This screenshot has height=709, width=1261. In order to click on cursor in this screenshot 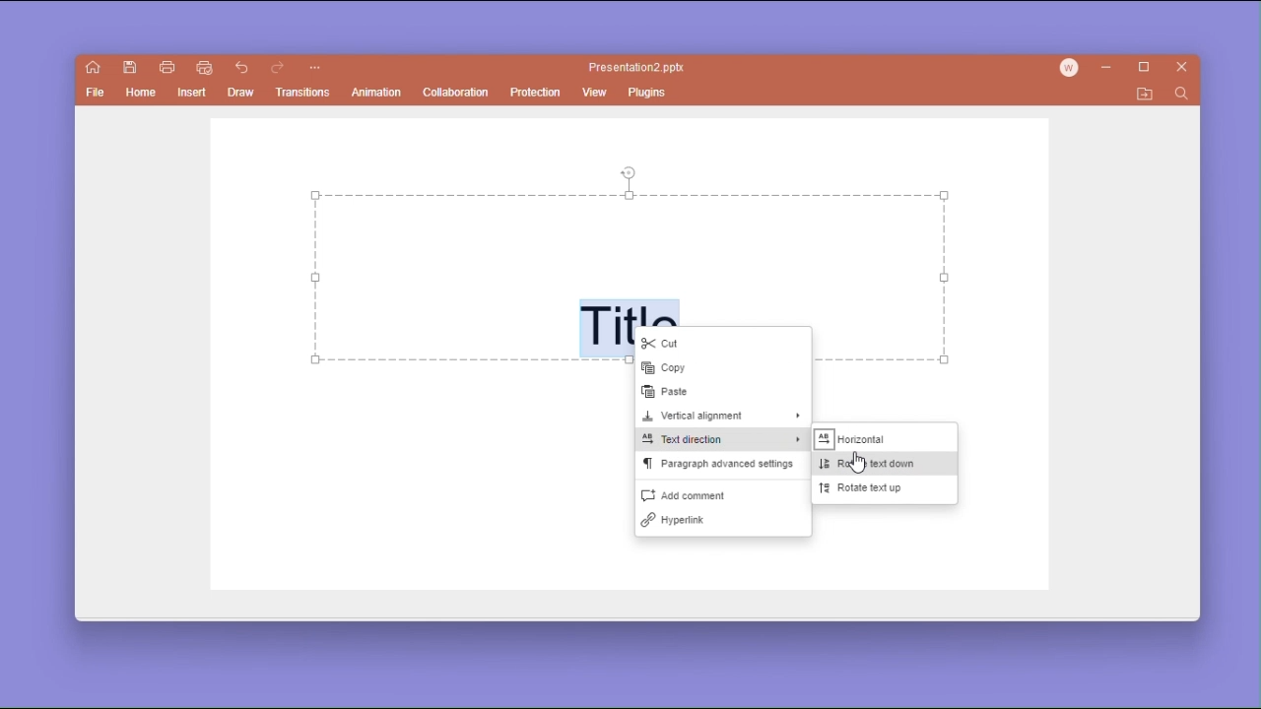, I will do `click(858, 463)`.